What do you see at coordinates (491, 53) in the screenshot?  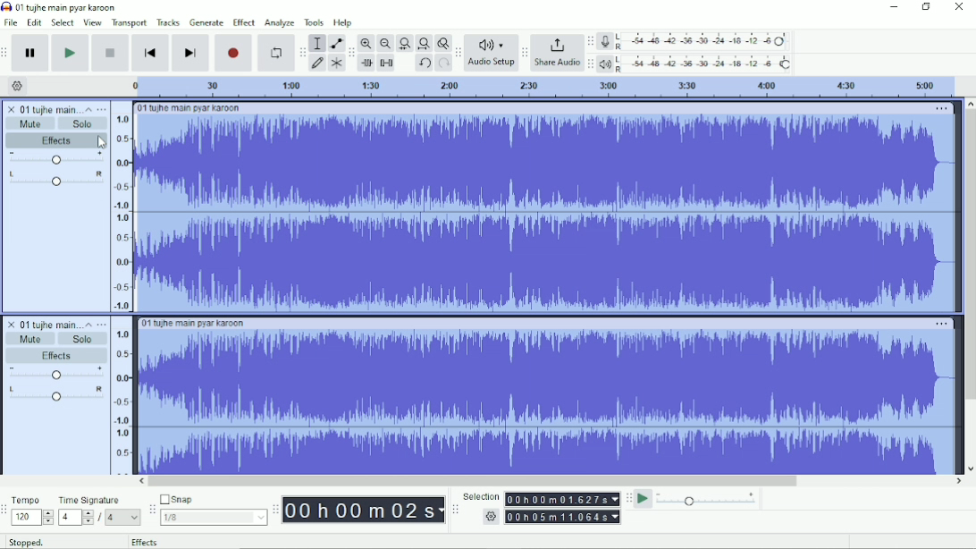 I see `Audio Setup` at bounding box center [491, 53].